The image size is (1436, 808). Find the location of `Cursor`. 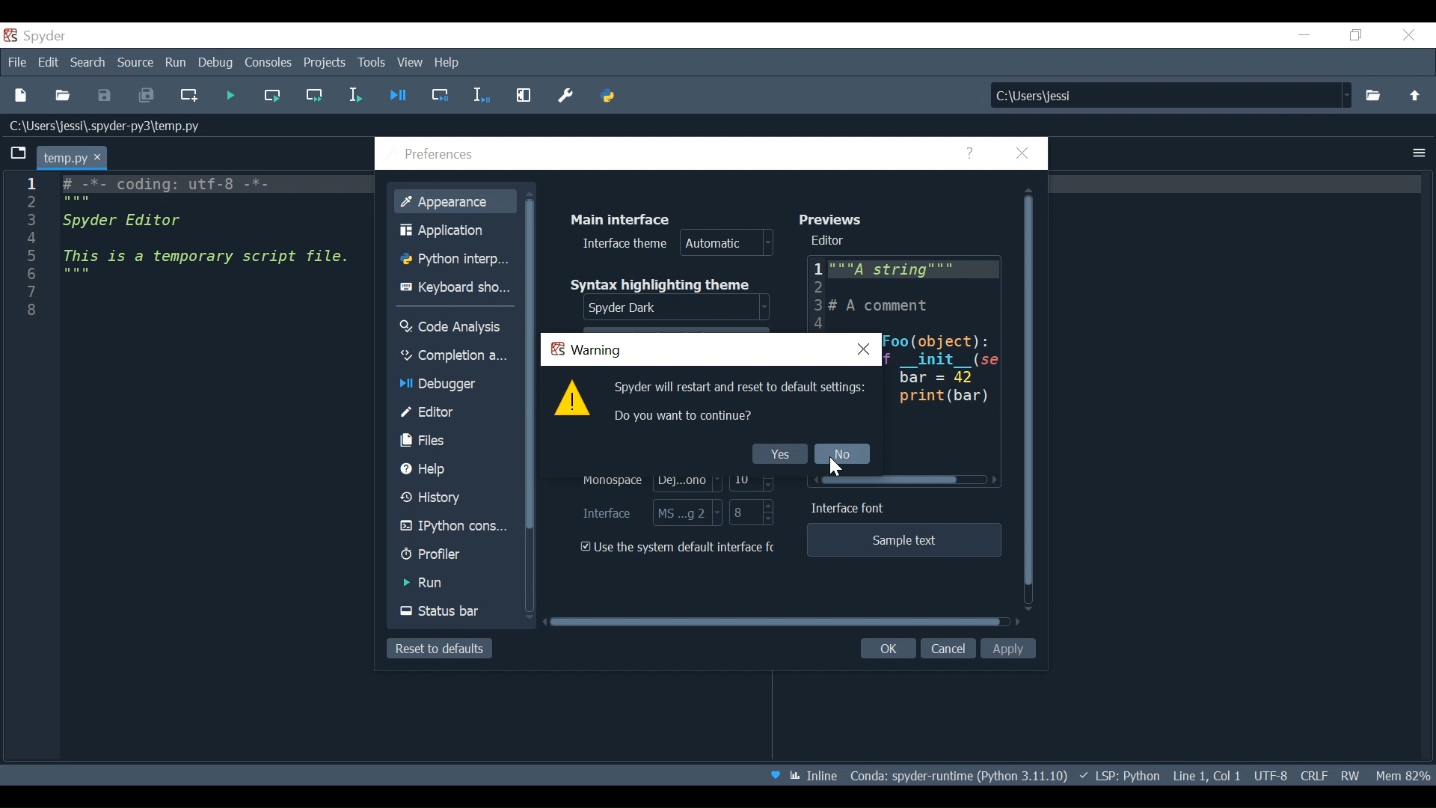

Cursor is located at coordinates (840, 468).